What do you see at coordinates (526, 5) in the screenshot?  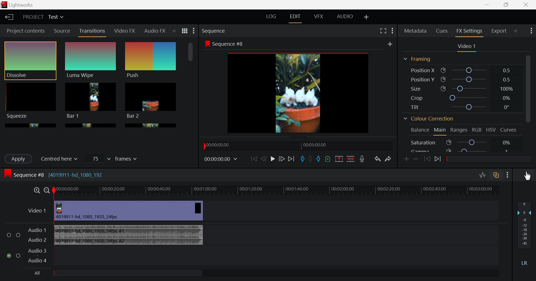 I see `Close` at bounding box center [526, 5].